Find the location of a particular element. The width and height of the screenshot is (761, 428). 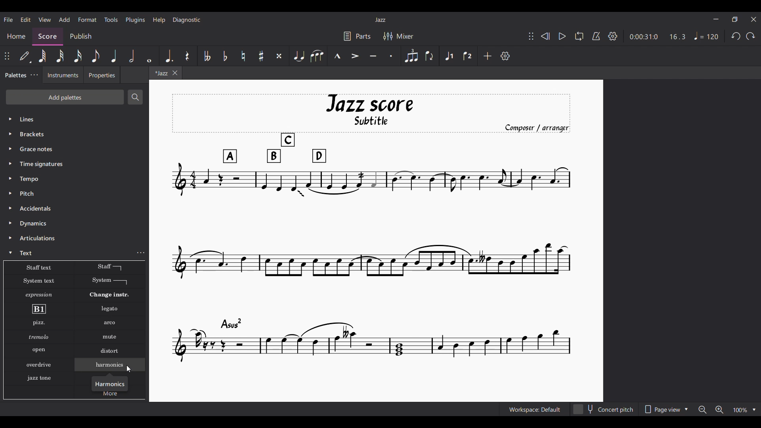

Harmonics is located at coordinates (111, 383).